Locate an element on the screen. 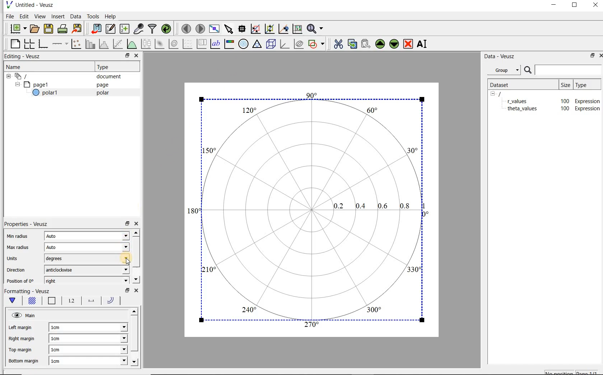 This screenshot has height=375, width=603. Spoke line is located at coordinates (92, 302).